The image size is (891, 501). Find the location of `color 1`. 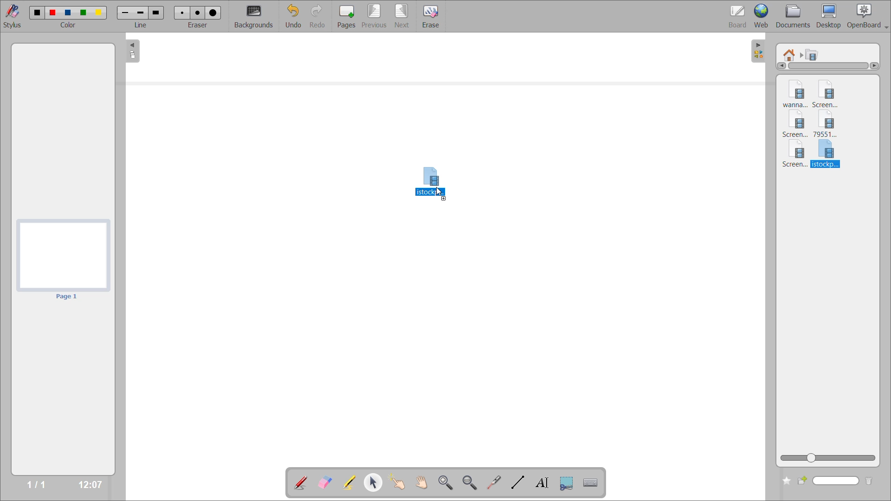

color 1 is located at coordinates (37, 11).